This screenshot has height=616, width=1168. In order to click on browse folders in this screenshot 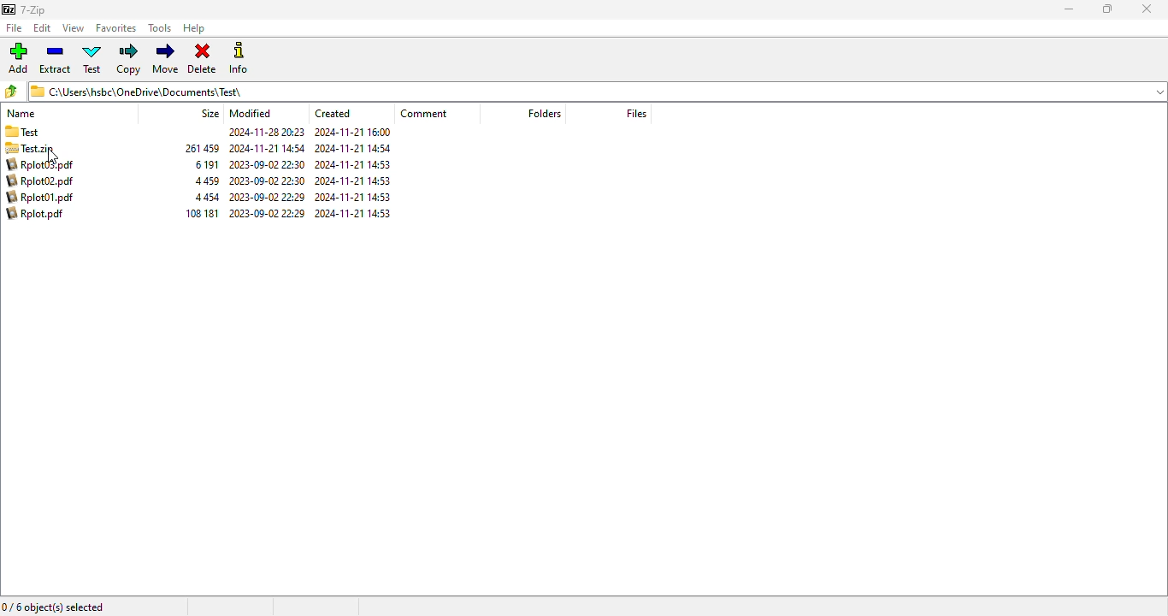, I will do `click(12, 92)`.